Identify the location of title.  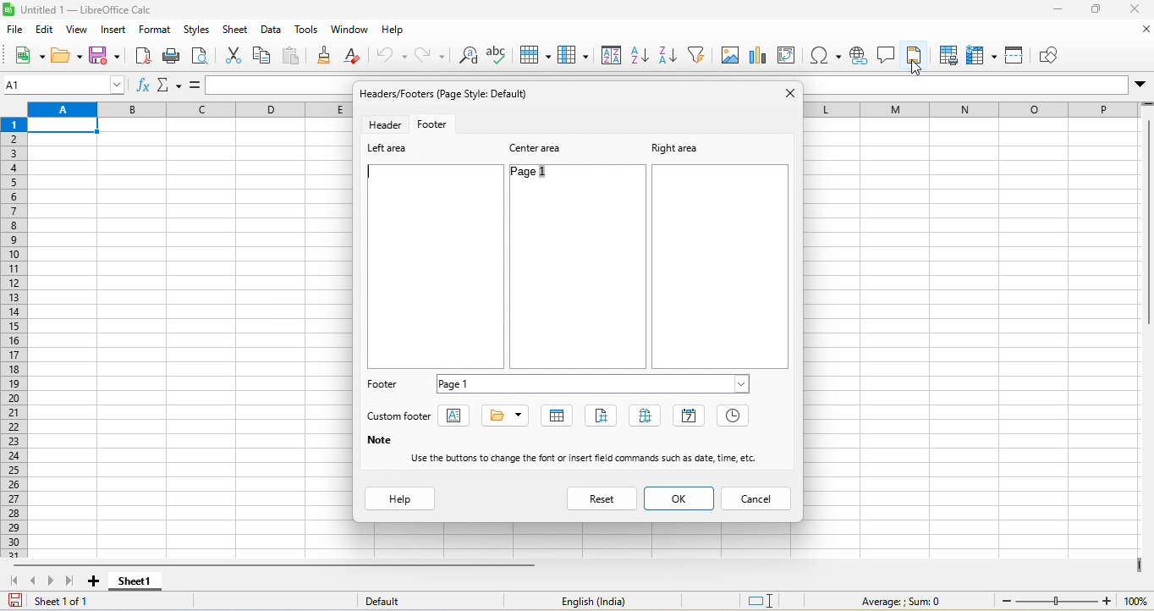
(89, 12).